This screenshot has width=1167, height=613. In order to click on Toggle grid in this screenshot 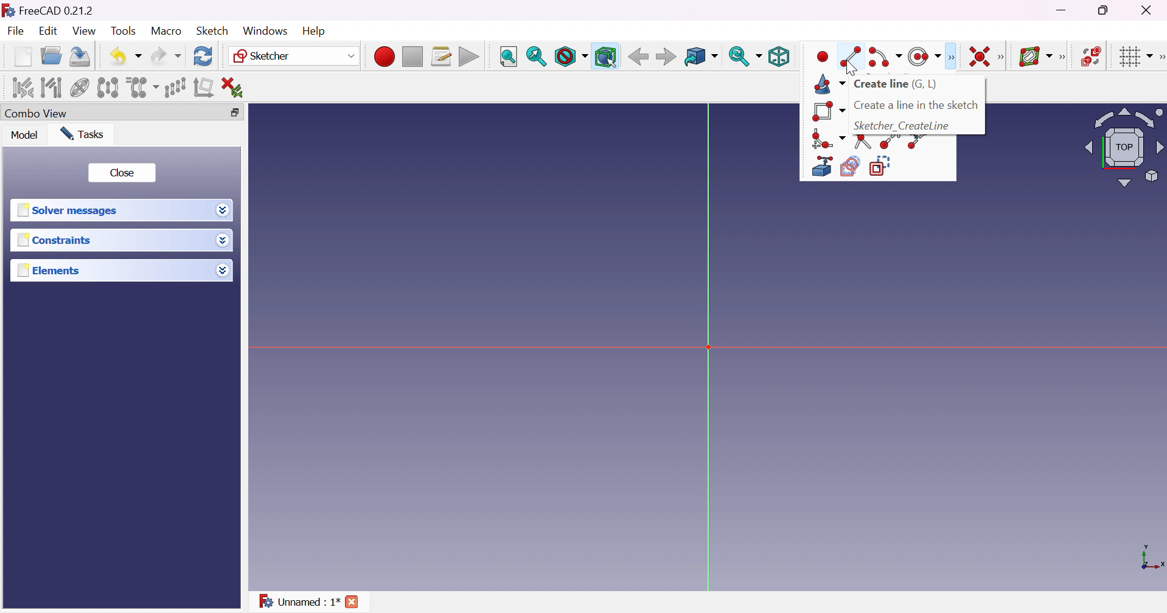, I will do `click(1135, 58)`.